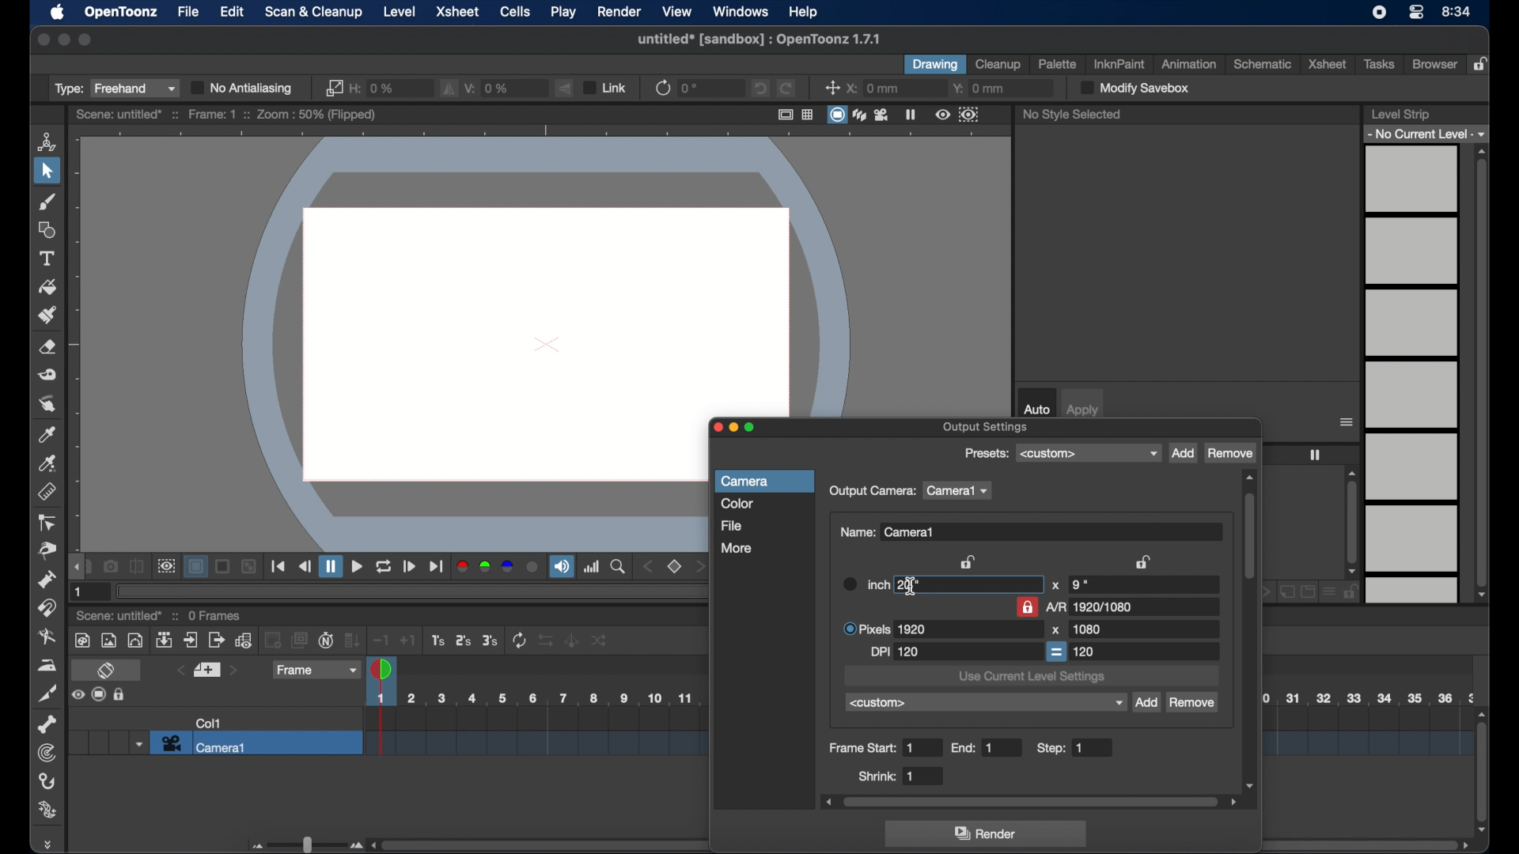 The width and height of the screenshot is (1519, 854). I want to click on , so click(435, 570).